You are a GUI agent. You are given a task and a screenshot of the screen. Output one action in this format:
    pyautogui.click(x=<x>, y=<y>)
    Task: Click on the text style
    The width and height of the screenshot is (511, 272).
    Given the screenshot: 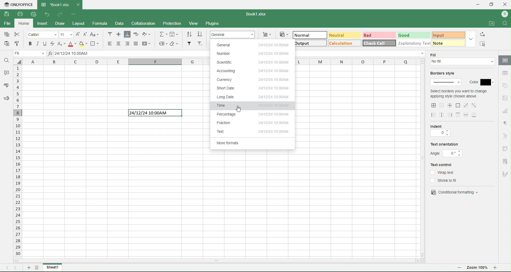 What is the action you would take?
    pyautogui.click(x=506, y=136)
    